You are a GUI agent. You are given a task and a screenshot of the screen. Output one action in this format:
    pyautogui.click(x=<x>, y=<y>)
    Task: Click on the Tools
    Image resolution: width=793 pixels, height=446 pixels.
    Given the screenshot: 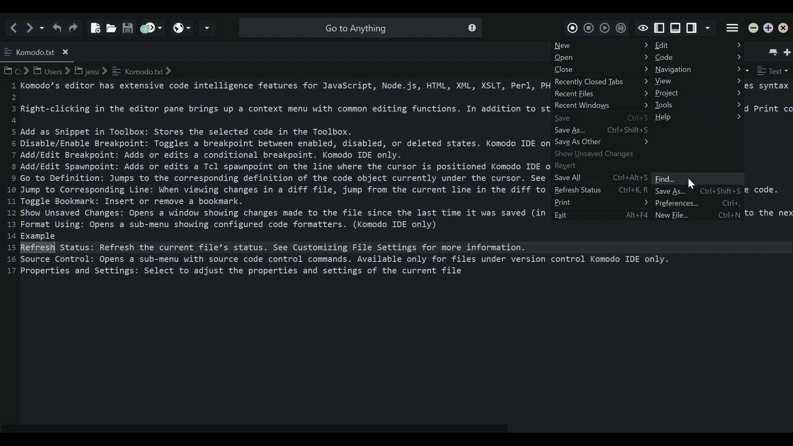 What is the action you would take?
    pyautogui.click(x=698, y=106)
    